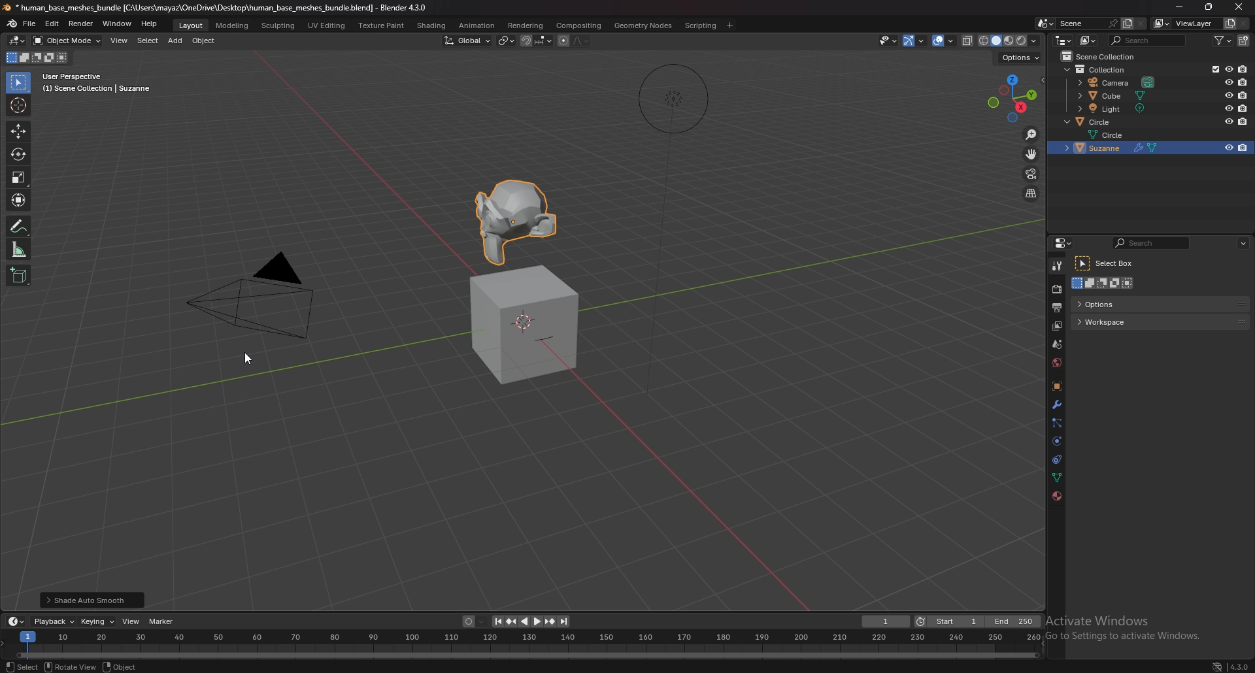 This screenshot has height=673, width=1255. I want to click on network, so click(1216, 666).